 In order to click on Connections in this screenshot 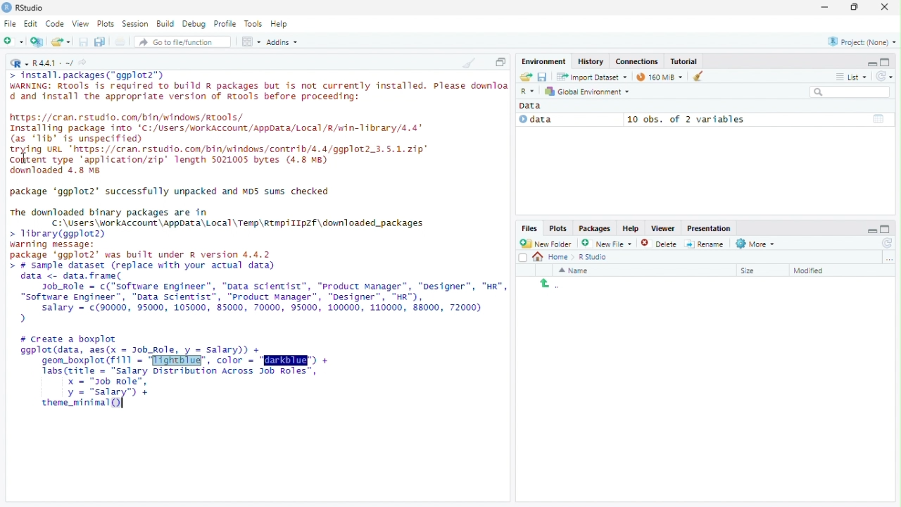, I will do `click(636, 61)`.